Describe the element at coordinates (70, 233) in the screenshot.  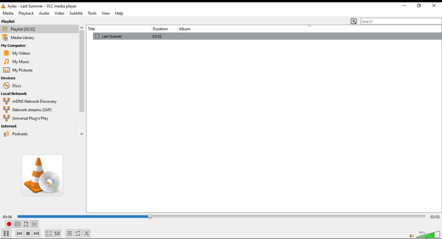
I see `toggle playlist` at that location.